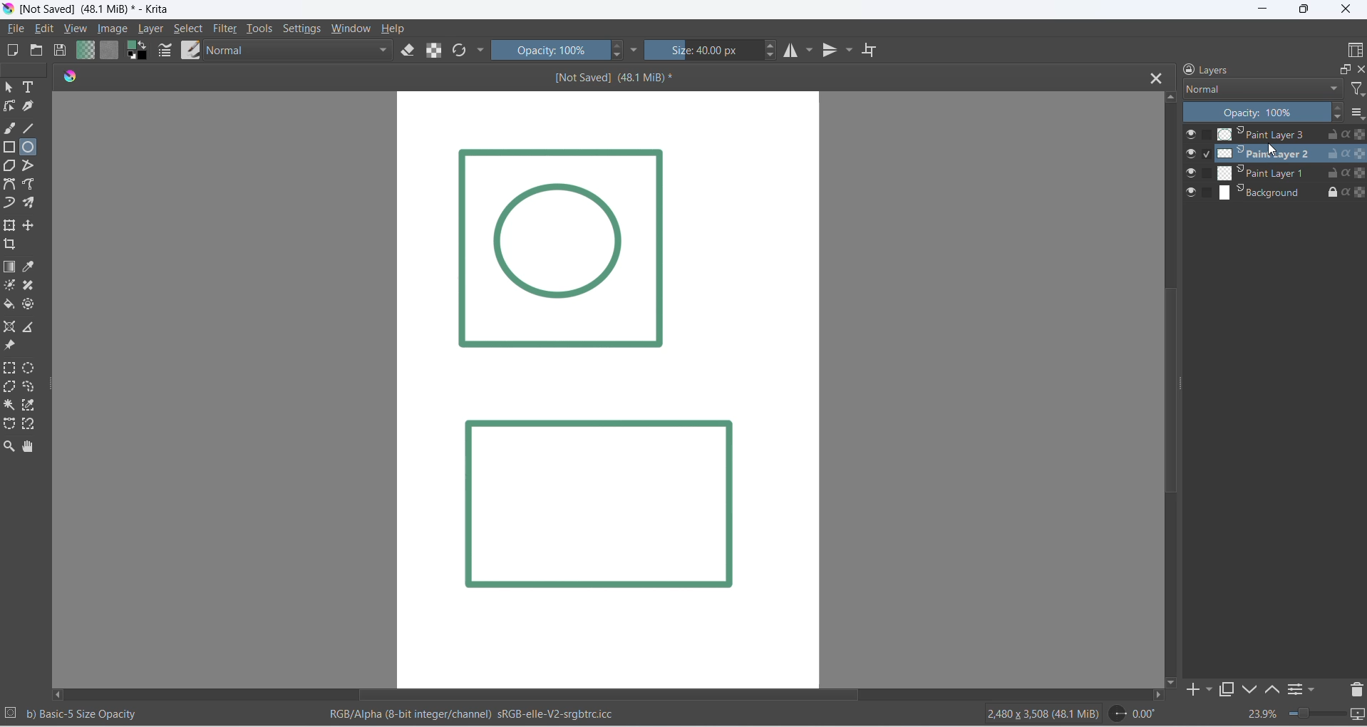 This screenshot has width=1367, height=727. I want to click on checkbox, so click(1209, 134).